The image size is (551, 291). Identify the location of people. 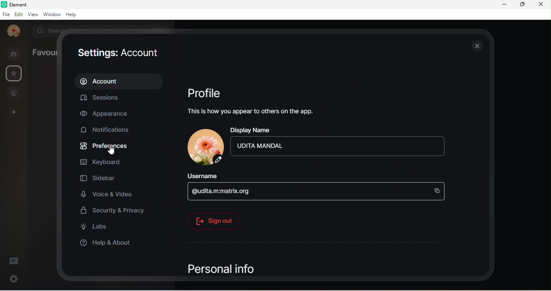
(15, 93).